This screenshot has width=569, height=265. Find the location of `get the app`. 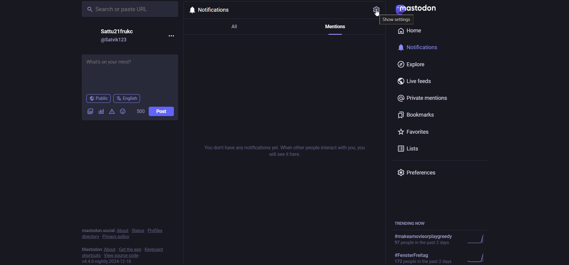

get the app is located at coordinates (131, 250).